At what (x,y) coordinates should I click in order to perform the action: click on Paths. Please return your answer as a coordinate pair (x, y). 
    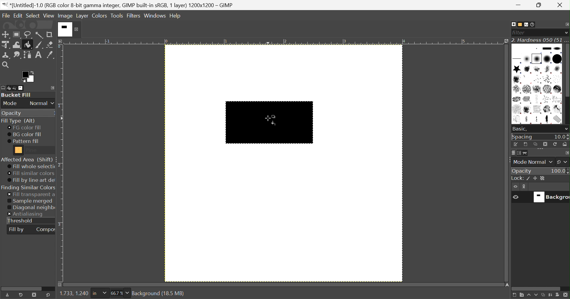
    Looking at the image, I should click on (525, 153).